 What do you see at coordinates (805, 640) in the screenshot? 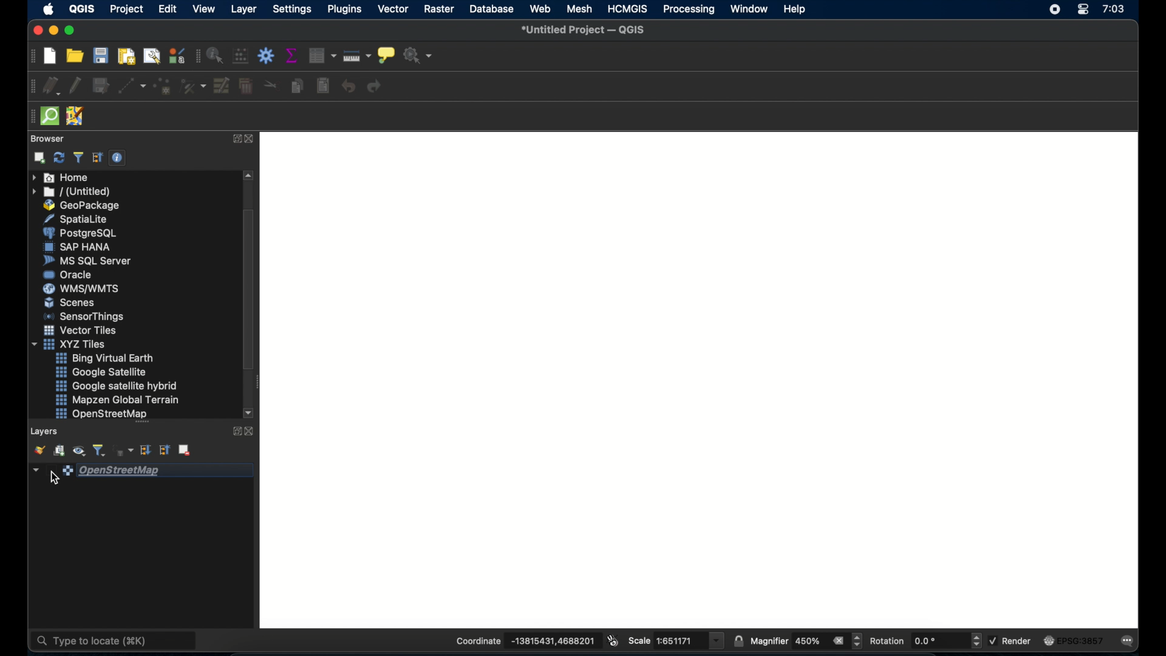
I see `magnifier` at bounding box center [805, 640].